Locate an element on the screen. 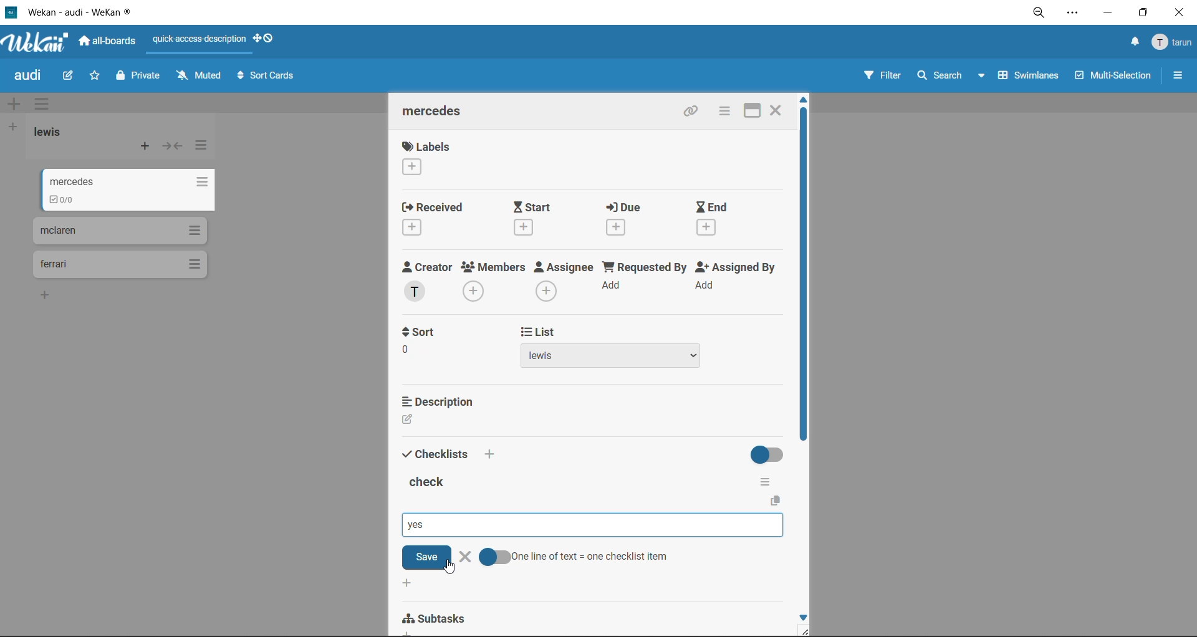 This screenshot has width=1197, height=637. add is located at coordinates (492, 455).